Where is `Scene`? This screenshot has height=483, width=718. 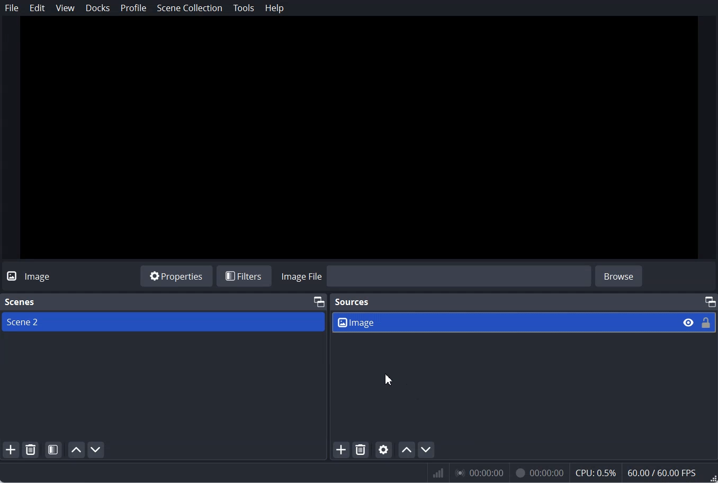 Scene is located at coordinates (163, 322).